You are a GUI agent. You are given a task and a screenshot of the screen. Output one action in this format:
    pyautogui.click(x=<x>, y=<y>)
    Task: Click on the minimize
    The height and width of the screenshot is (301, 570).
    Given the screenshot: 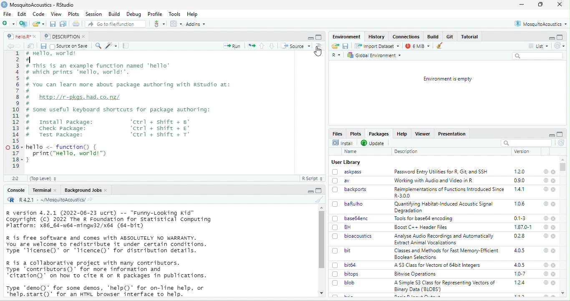 What is the action you would take?
    pyautogui.click(x=522, y=4)
    